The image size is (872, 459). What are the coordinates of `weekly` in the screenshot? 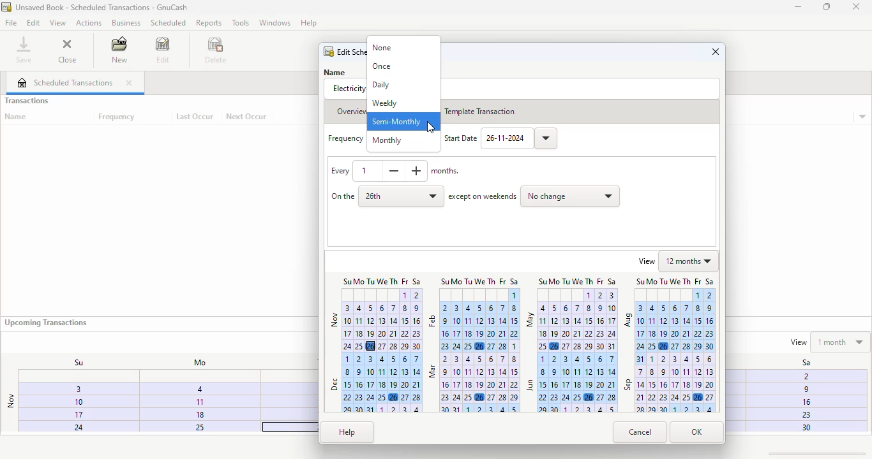 It's located at (386, 104).